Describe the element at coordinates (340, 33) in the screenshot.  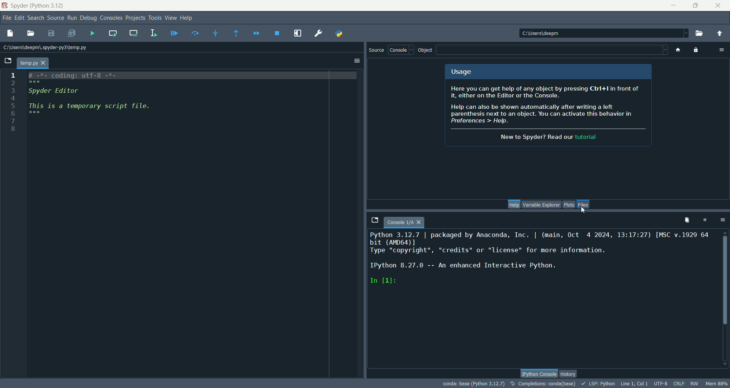
I see `Pythonpath manager` at that location.